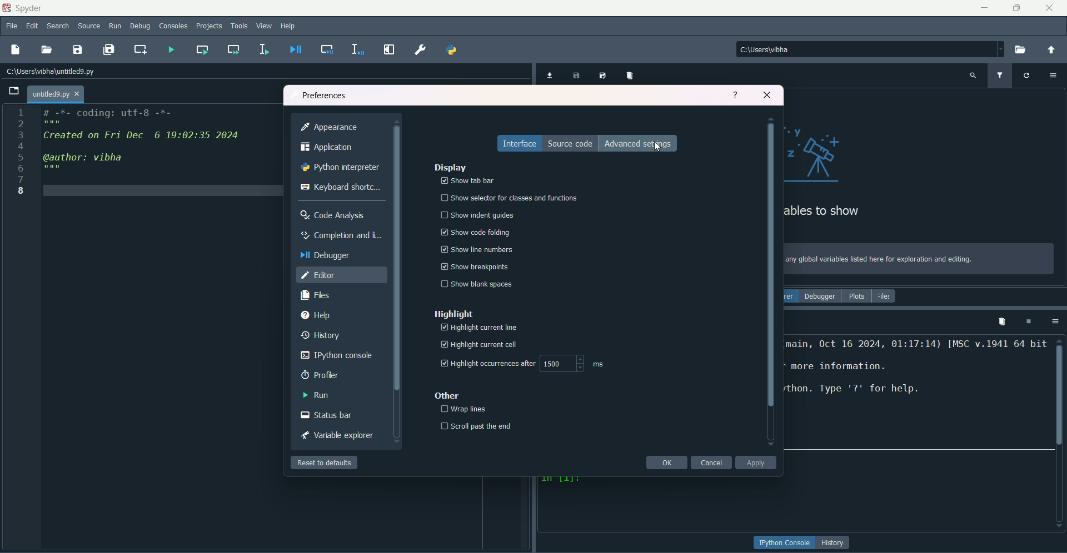 Image resolution: width=1067 pixels, height=553 pixels. I want to click on browse directory, so click(1021, 50).